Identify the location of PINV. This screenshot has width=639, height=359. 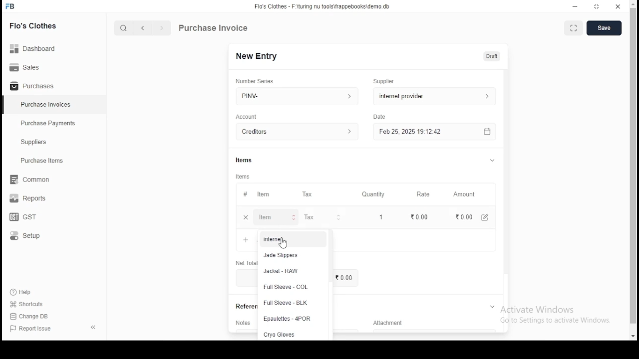
(298, 95).